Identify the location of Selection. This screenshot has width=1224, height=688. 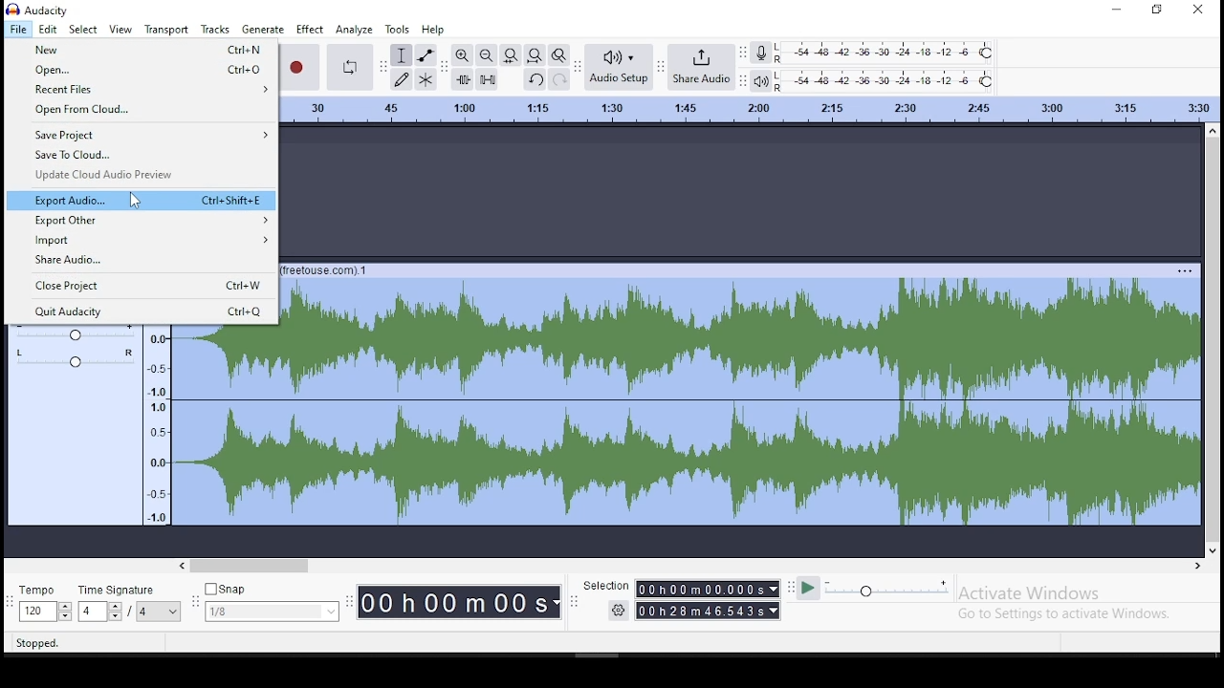
(606, 585).